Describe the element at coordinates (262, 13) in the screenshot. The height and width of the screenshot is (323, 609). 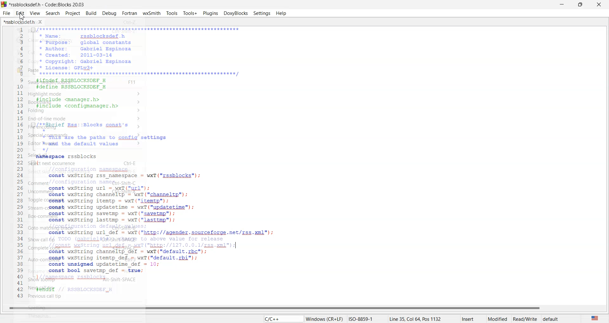
I see `Settings` at that location.